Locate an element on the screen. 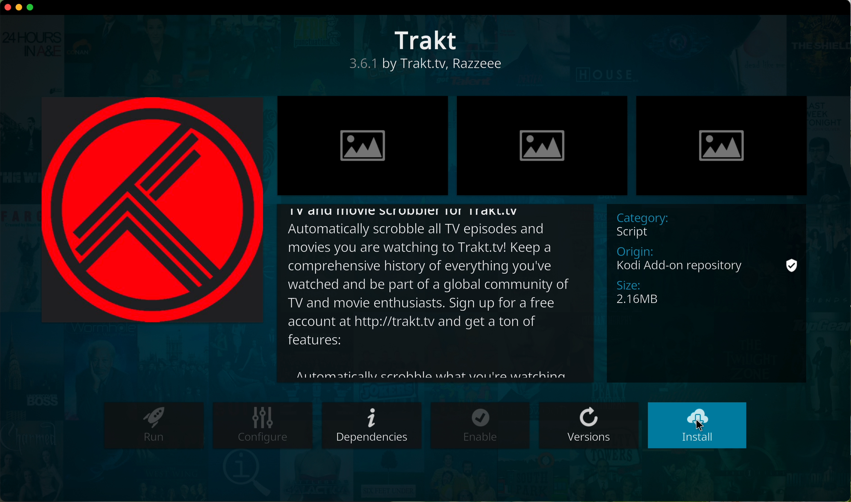 The image size is (851, 502). click on install is located at coordinates (698, 425).